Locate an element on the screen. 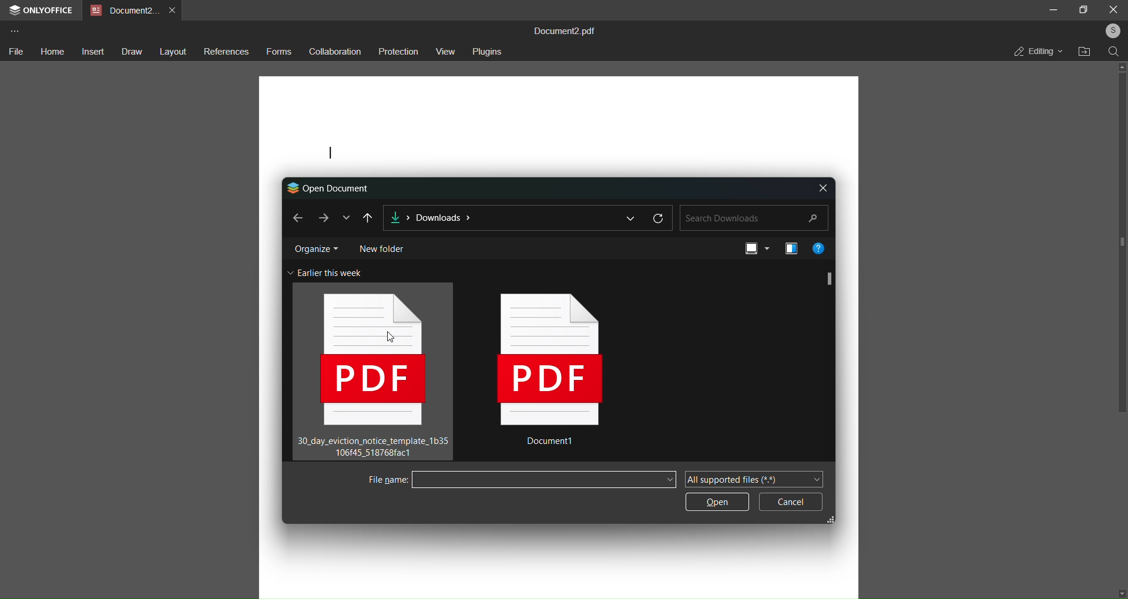  earlier this week is located at coordinates (327, 271).